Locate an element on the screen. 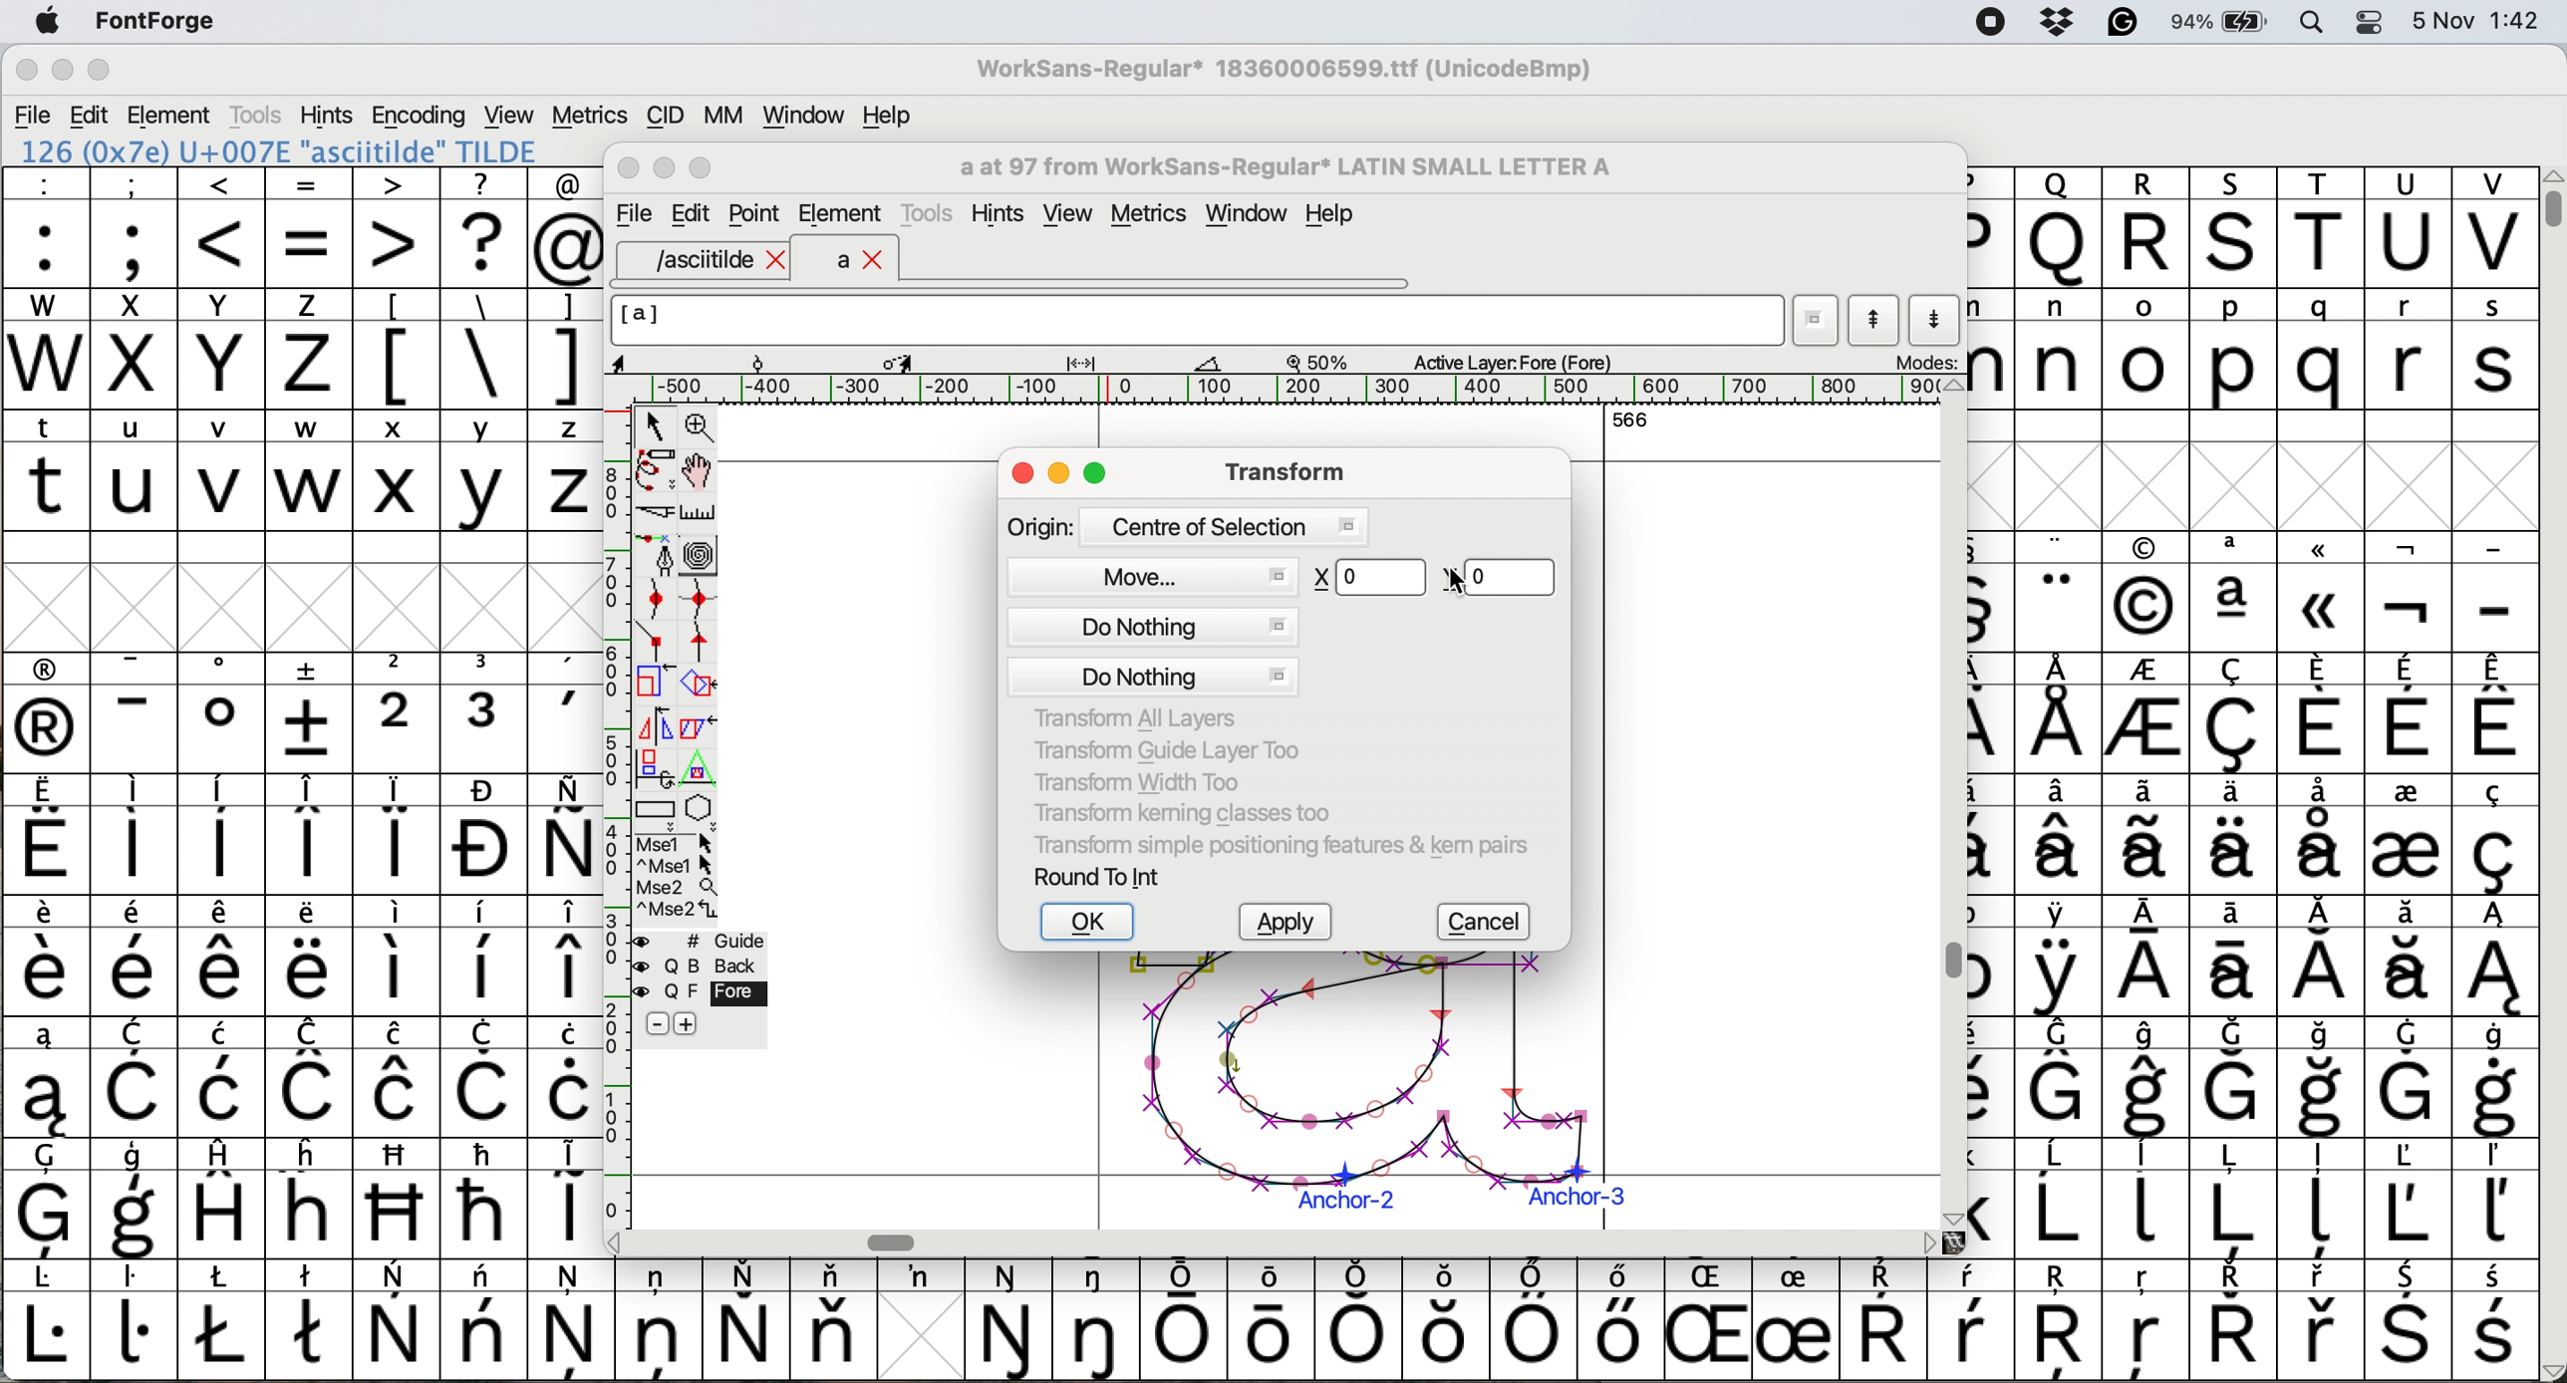 The height and width of the screenshot is (1383, 2567). transform simple positioning features and kern pairs is located at coordinates (1277, 849).